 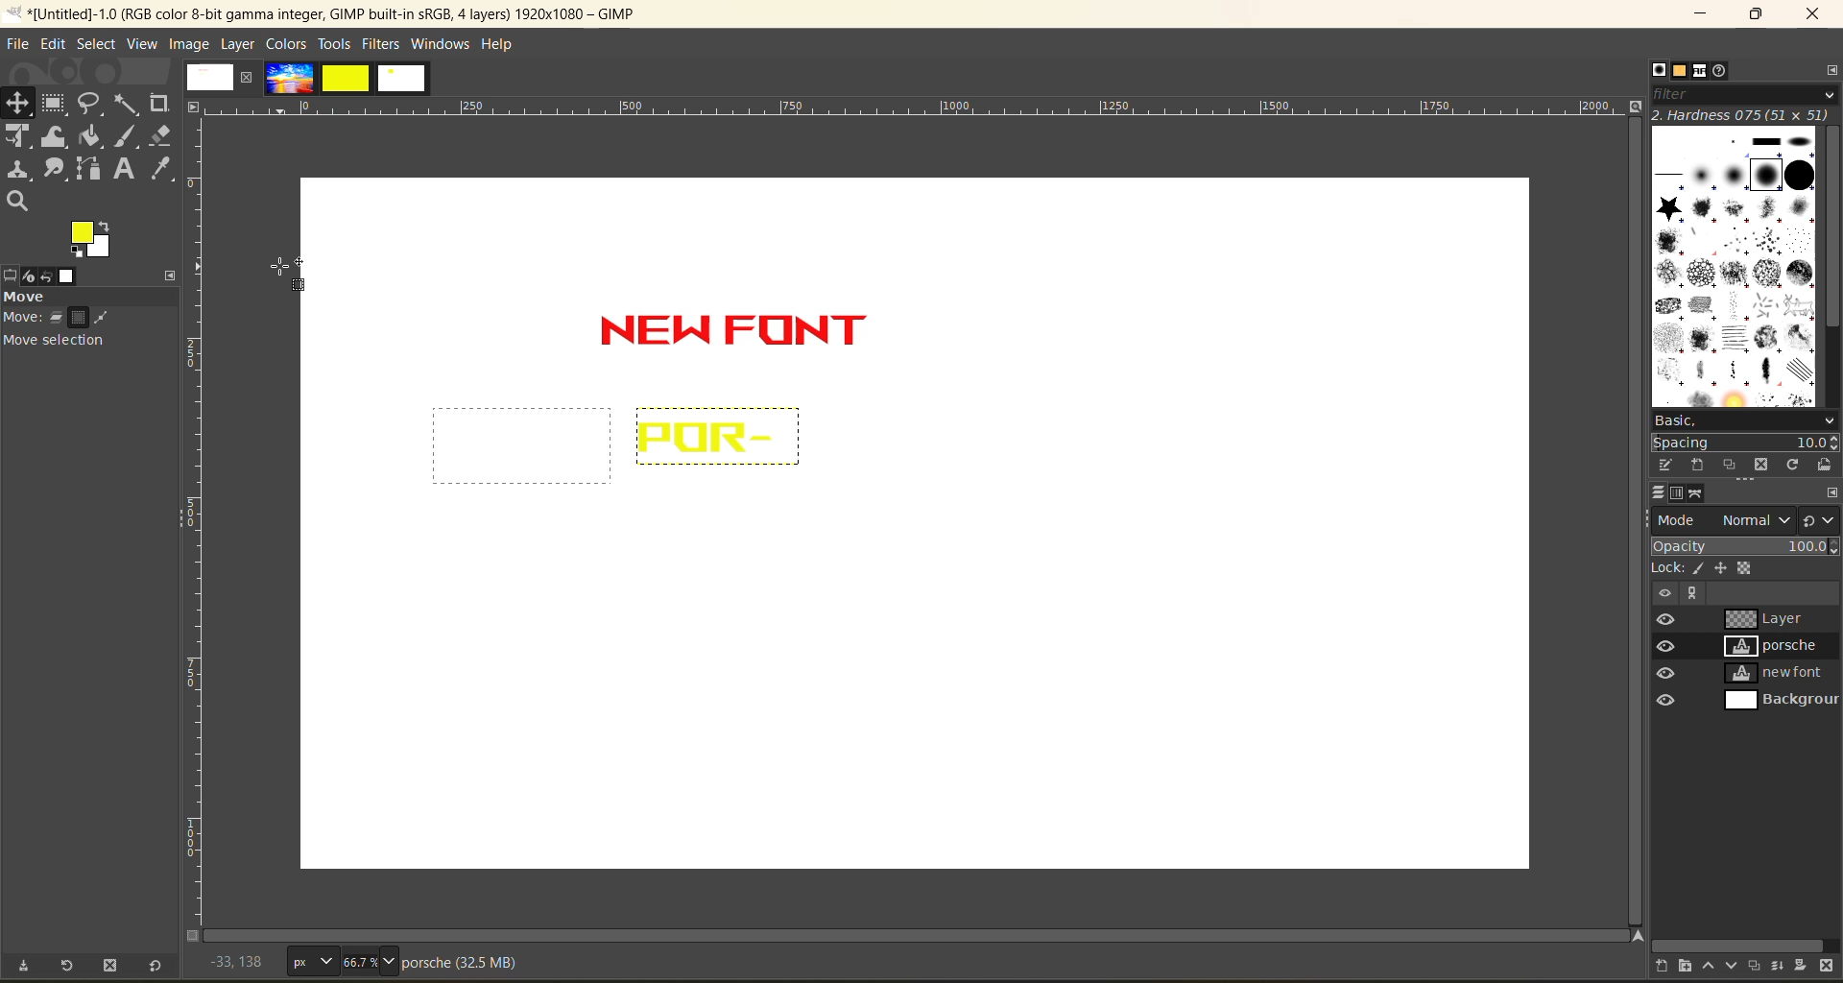 I want to click on refresh brushes, so click(x=1788, y=465).